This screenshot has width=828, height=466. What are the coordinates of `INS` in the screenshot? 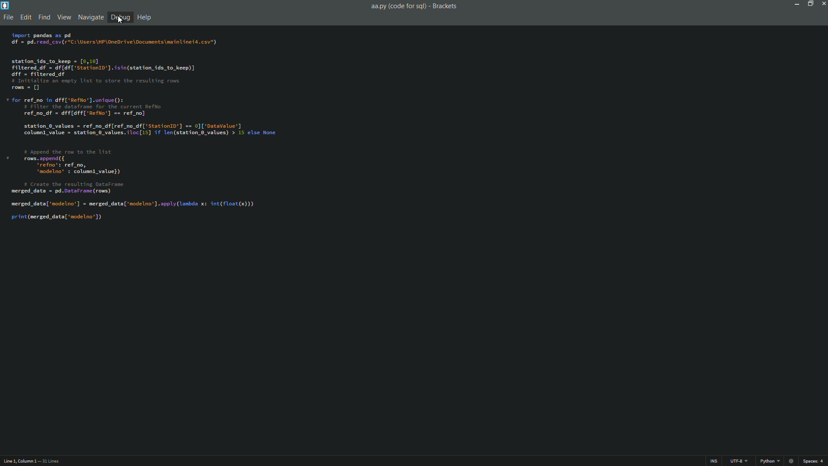 It's located at (715, 460).